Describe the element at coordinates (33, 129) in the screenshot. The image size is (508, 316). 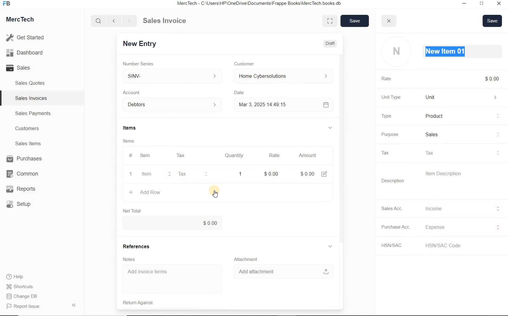
I see `Customers` at that location.